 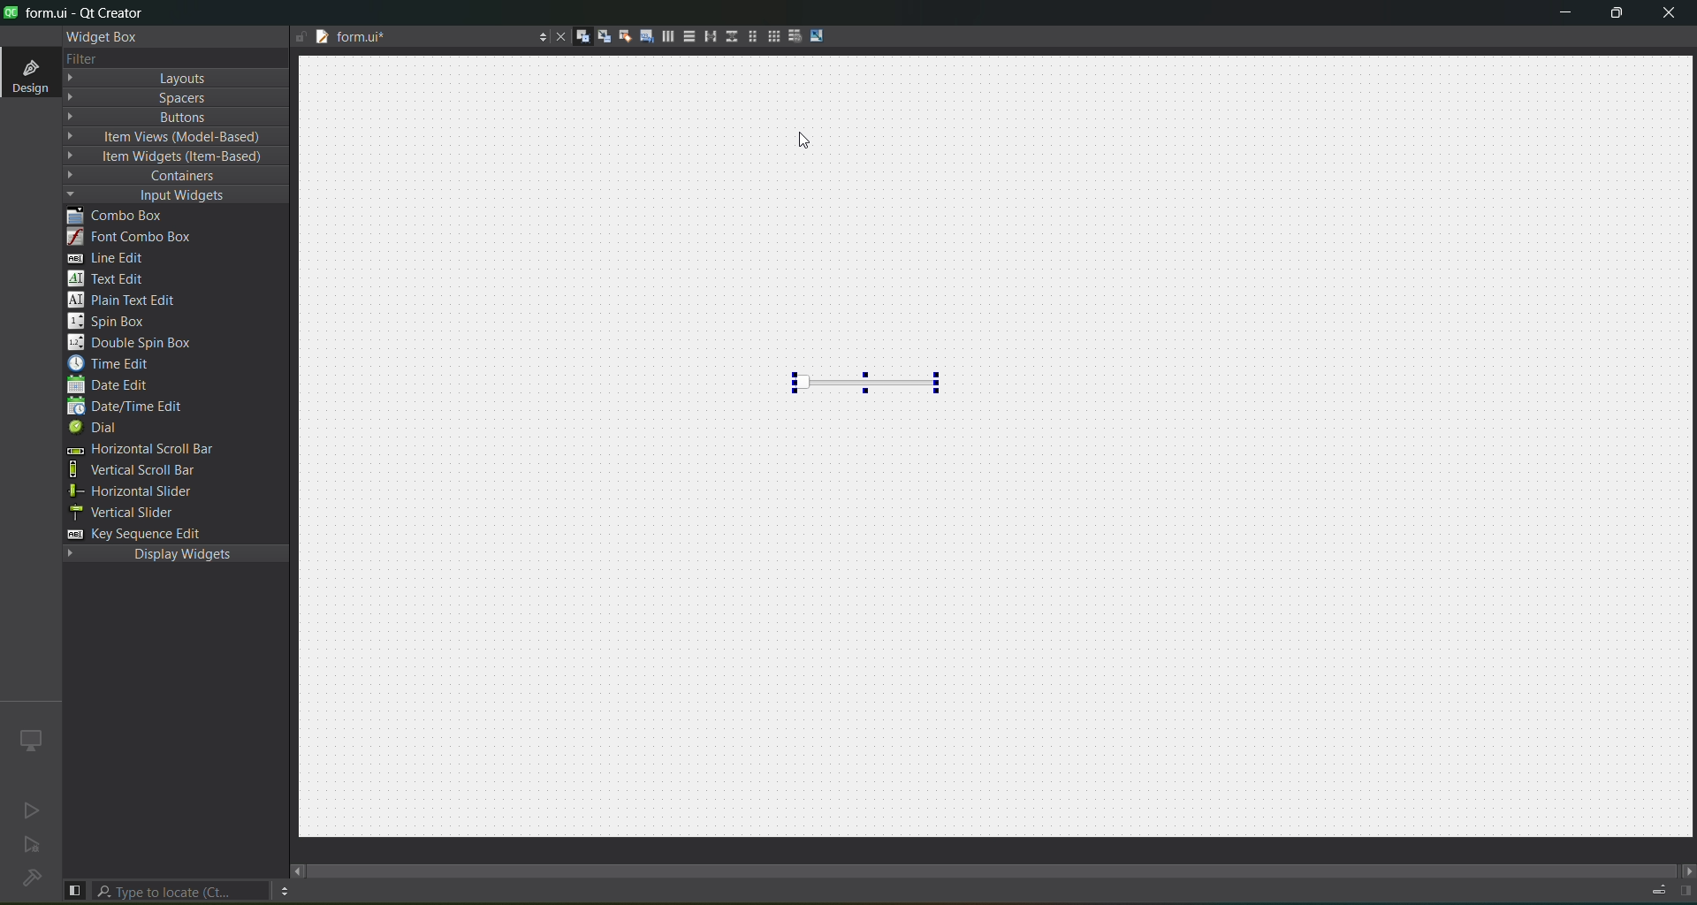 I want to click on design, so click(x=26, y=73).